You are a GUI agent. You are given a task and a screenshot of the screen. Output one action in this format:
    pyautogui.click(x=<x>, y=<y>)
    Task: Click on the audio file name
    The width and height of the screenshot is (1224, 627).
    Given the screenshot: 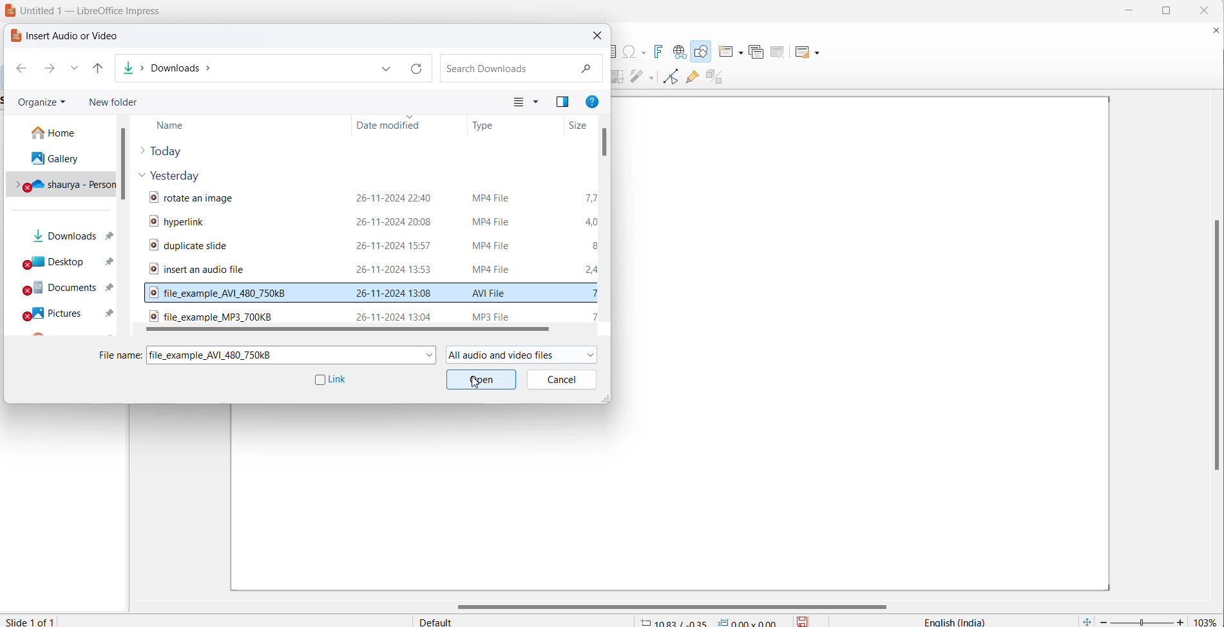 What is the action you would take?
    pyautogui.click(x=229, y=313)
    